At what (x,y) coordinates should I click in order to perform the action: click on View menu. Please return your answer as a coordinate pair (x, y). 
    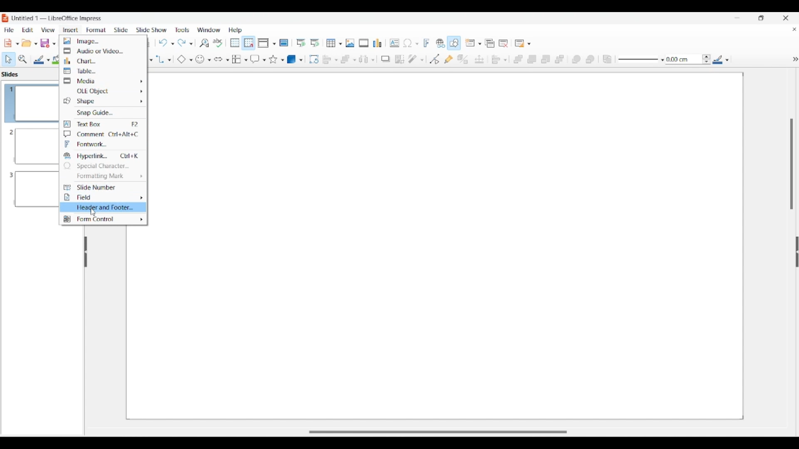
    Looking at the image, I should click on (48, 30).